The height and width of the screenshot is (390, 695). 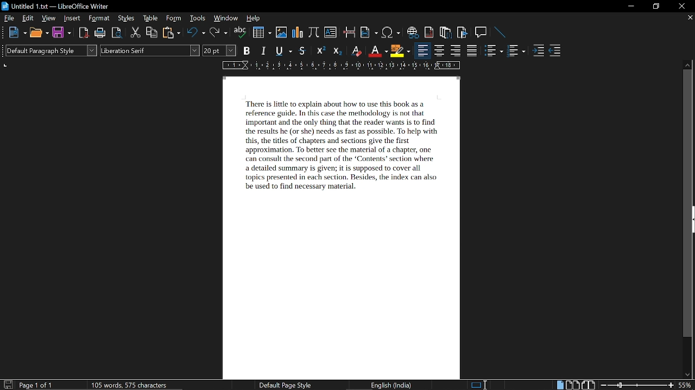 What do you see at coordinates (572, 385) in the screenshot?
I see `multiple page view` at bounding box center [572, 385].